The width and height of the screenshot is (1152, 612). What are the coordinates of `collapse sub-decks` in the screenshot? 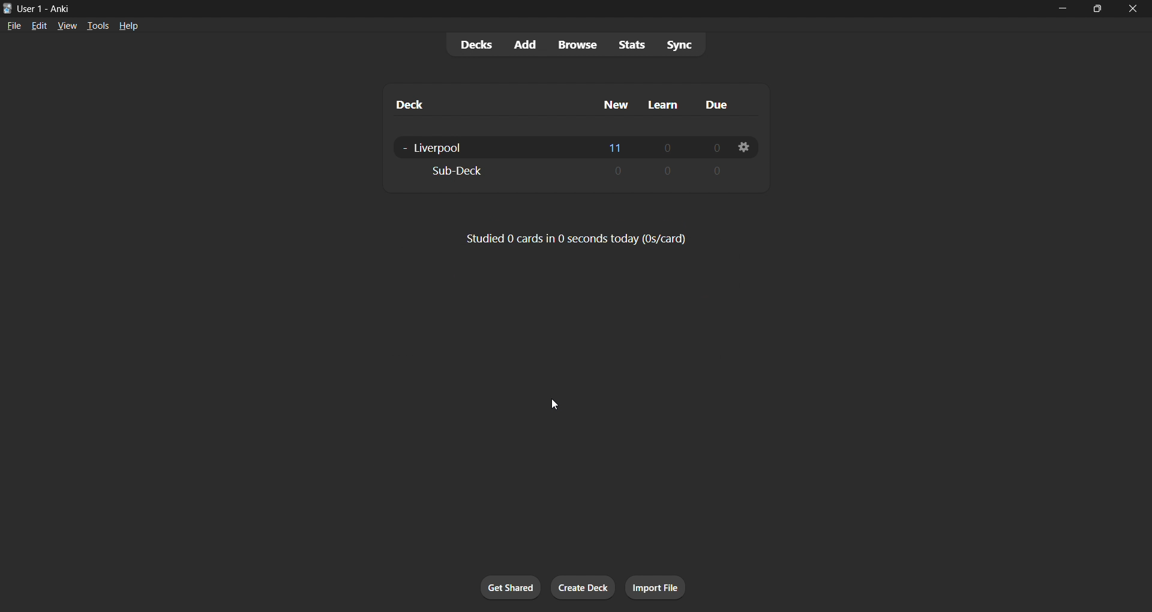 It's located at (403, 149).